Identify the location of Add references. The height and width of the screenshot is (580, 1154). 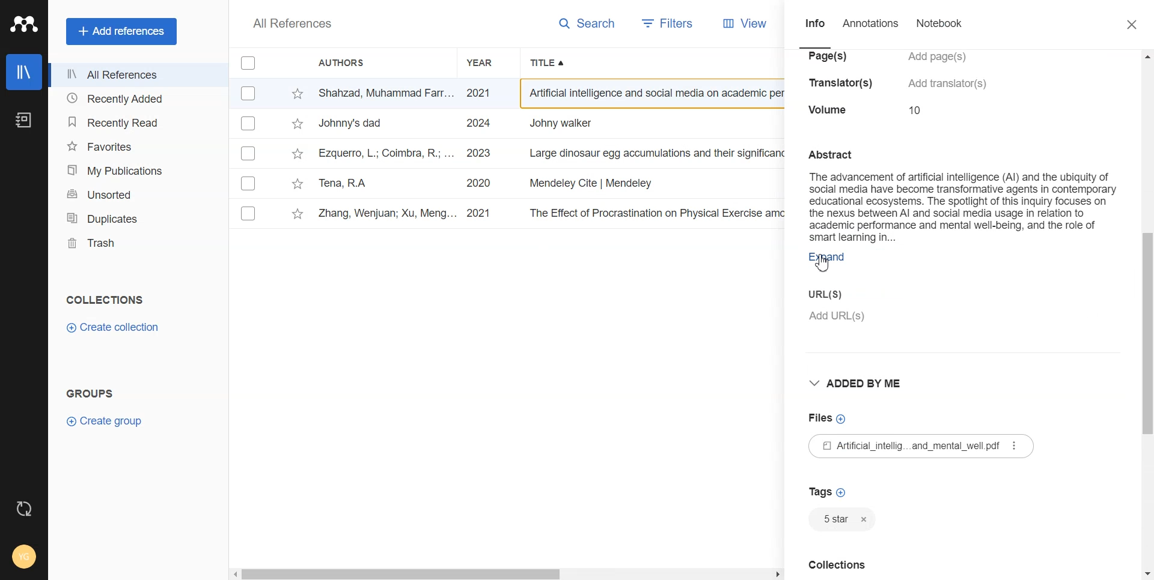
(123, 32).